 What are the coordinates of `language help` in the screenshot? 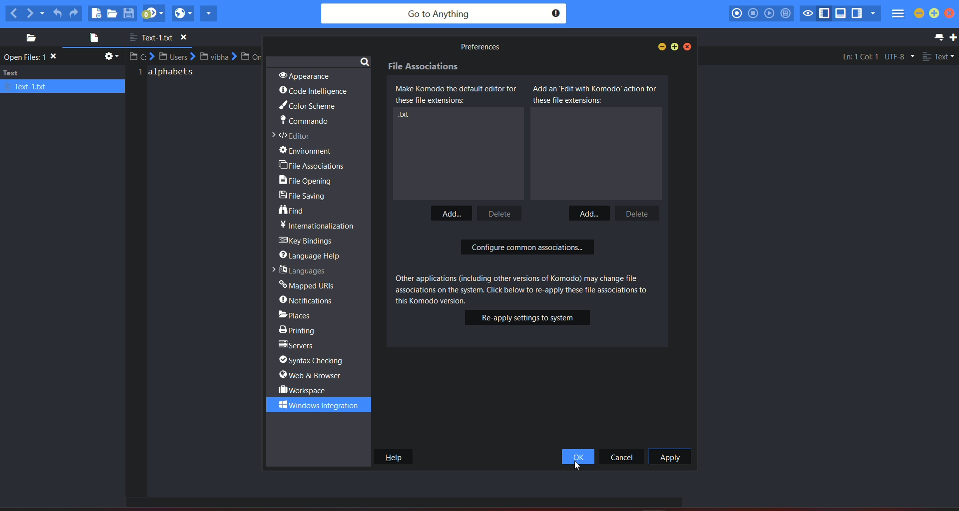 It's located at (313, 255).